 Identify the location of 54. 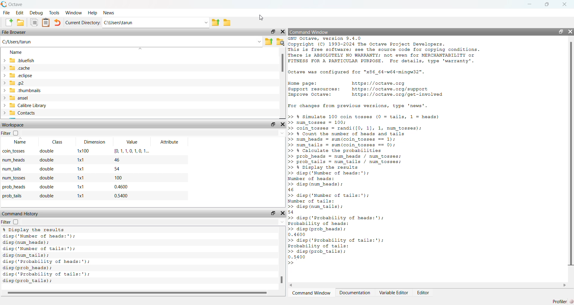
(117, 168).